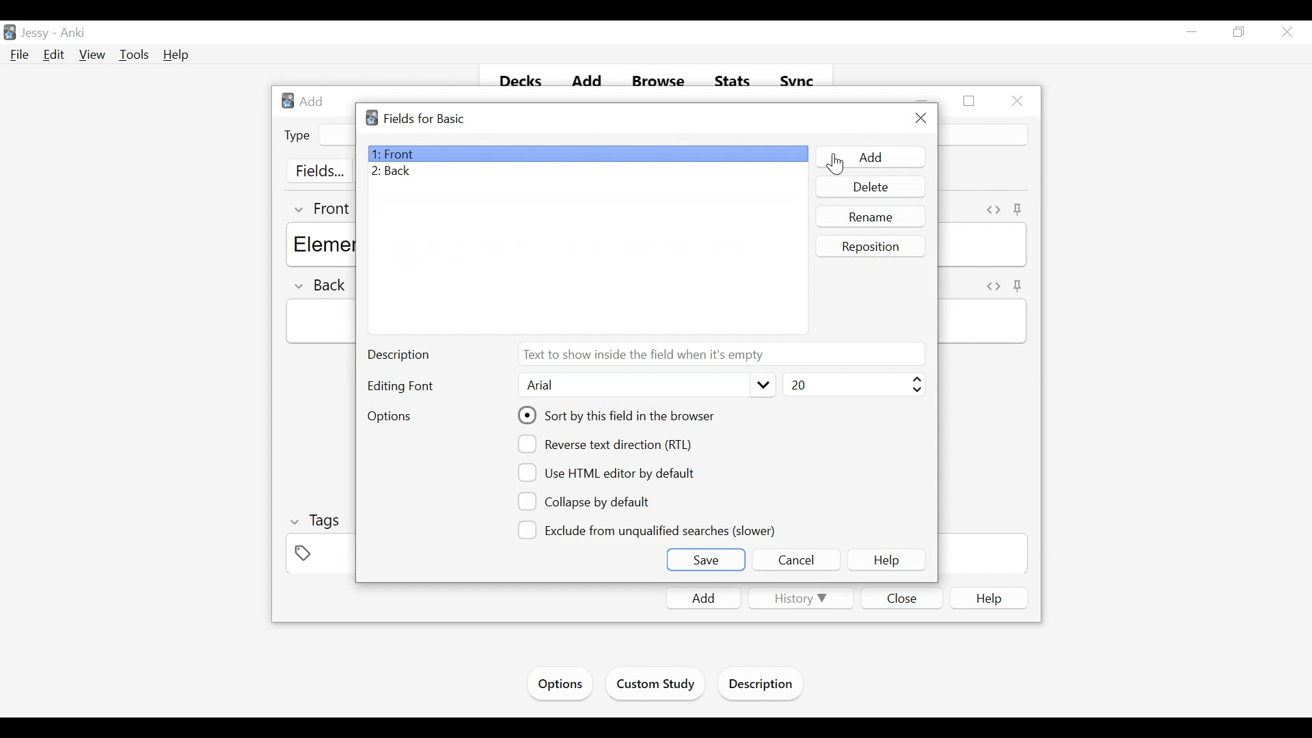 The image size is (1312, 738). I want to click on Decks, so click(522, 82).